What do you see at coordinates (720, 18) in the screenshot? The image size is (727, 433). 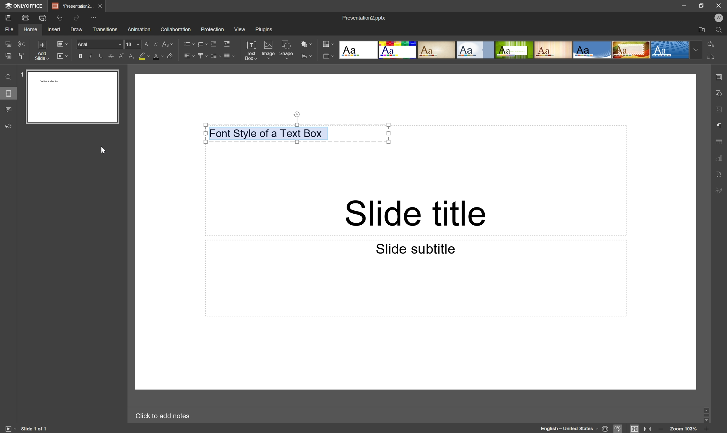 I see `W` at bounding box center [720, 18].